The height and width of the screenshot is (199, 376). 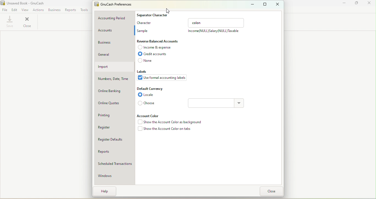 I want to click on Income and expense, so click(x=156, y=48).